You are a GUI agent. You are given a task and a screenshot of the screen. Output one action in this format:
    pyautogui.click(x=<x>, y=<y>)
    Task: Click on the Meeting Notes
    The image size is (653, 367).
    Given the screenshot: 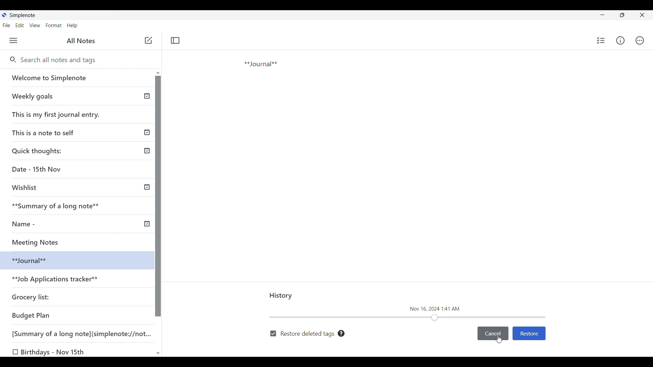 What is the action you would take?
    pyautogui.click(x=43, y=241)
    